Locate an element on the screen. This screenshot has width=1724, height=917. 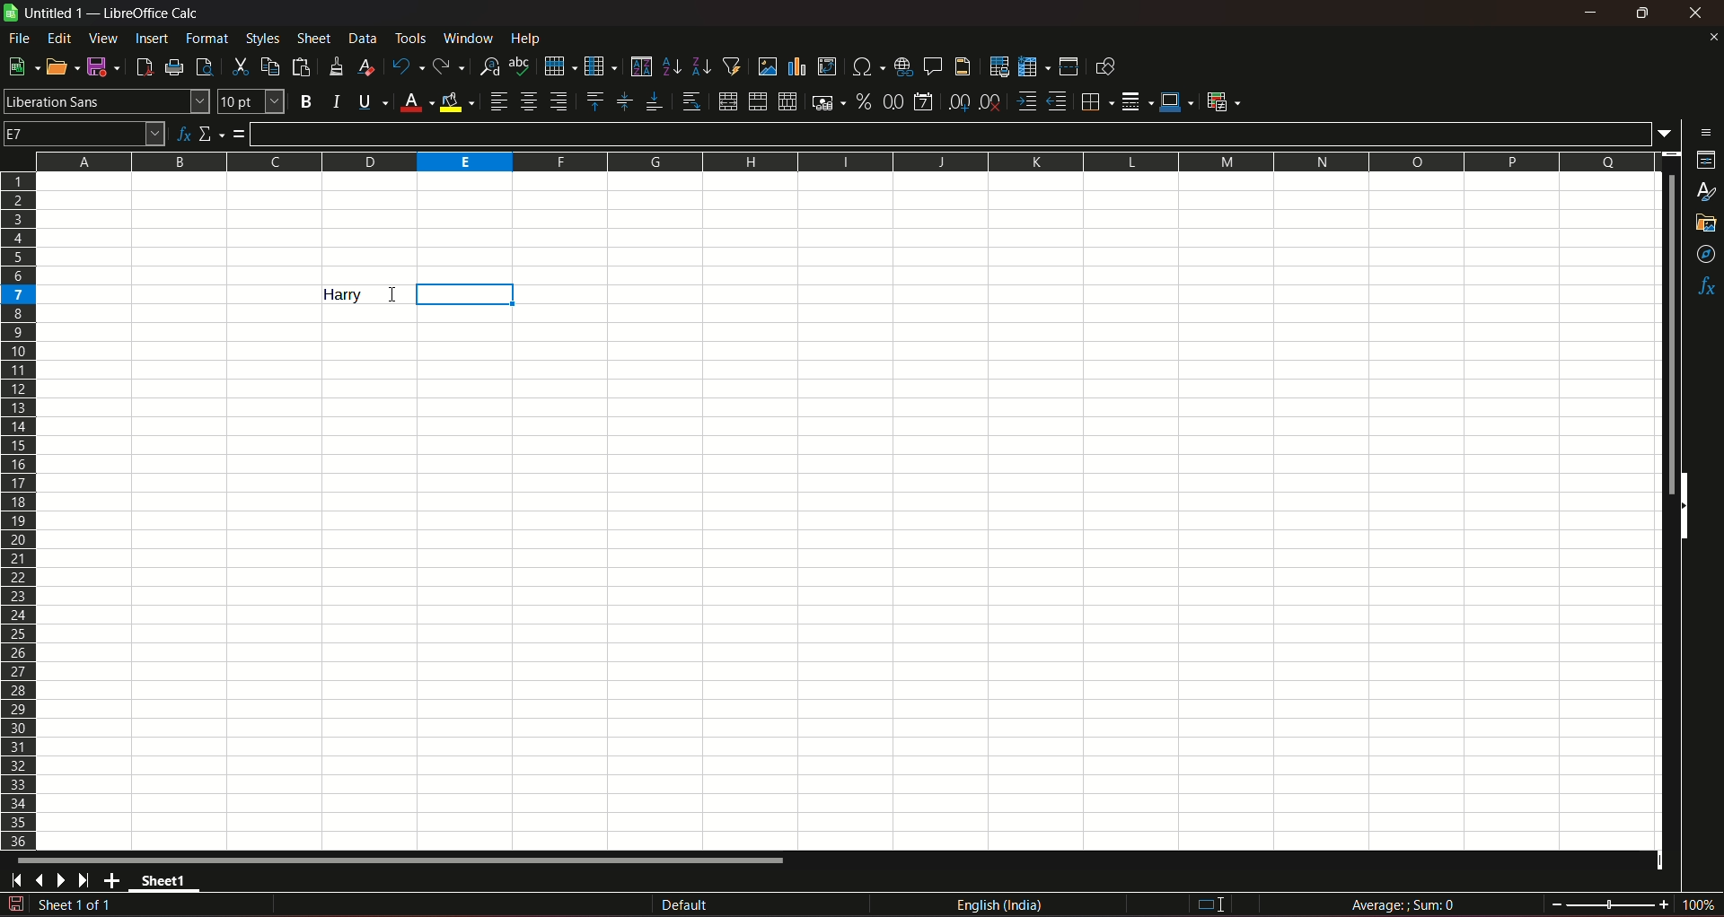
sheet name is located at coordinates (169, 884).